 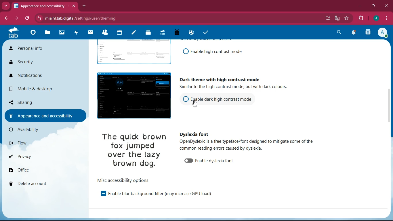 I want to click on delete, so click(x=34, y=183).